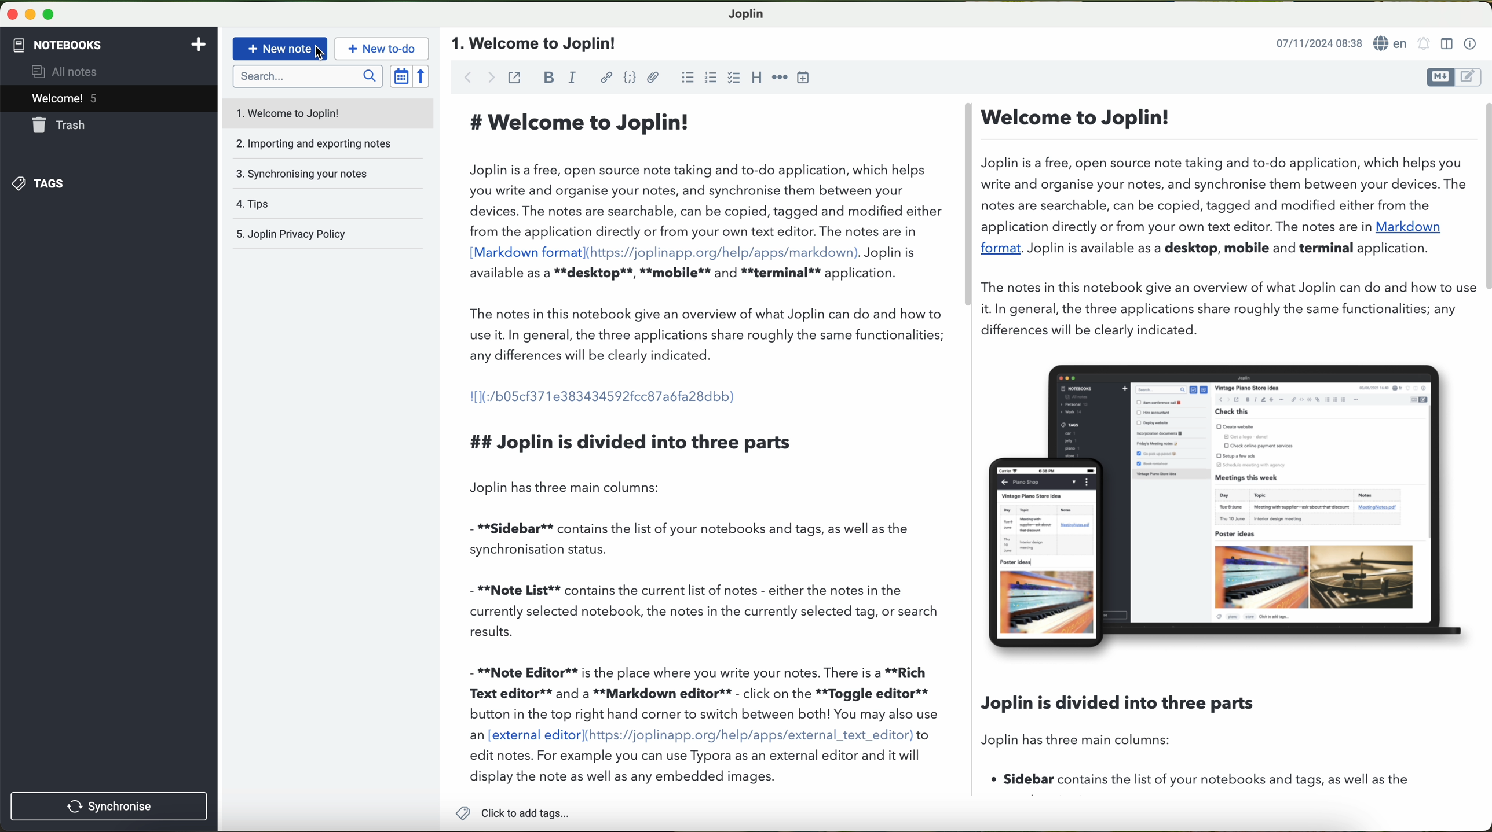 The height and width of the screenshot is (832, 1492). I want to click on code, so click(631, 78).